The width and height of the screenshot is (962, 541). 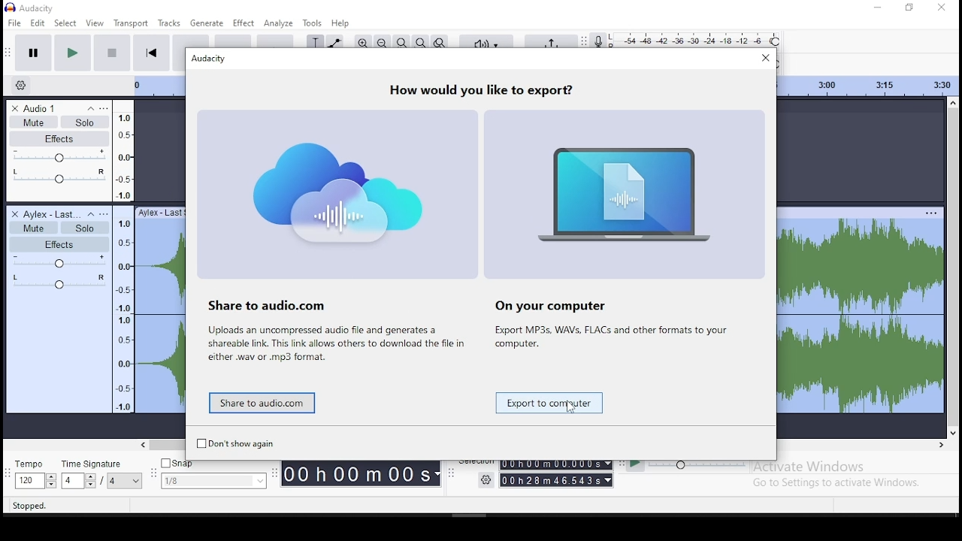 What do you see at coordinates (32, 8) in the screenshot?
I see `icon` at bounding box center [32, 8].